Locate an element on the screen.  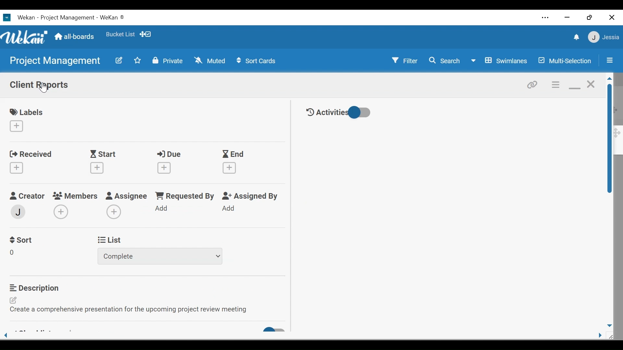
Search is located at coordinates (445, 61).